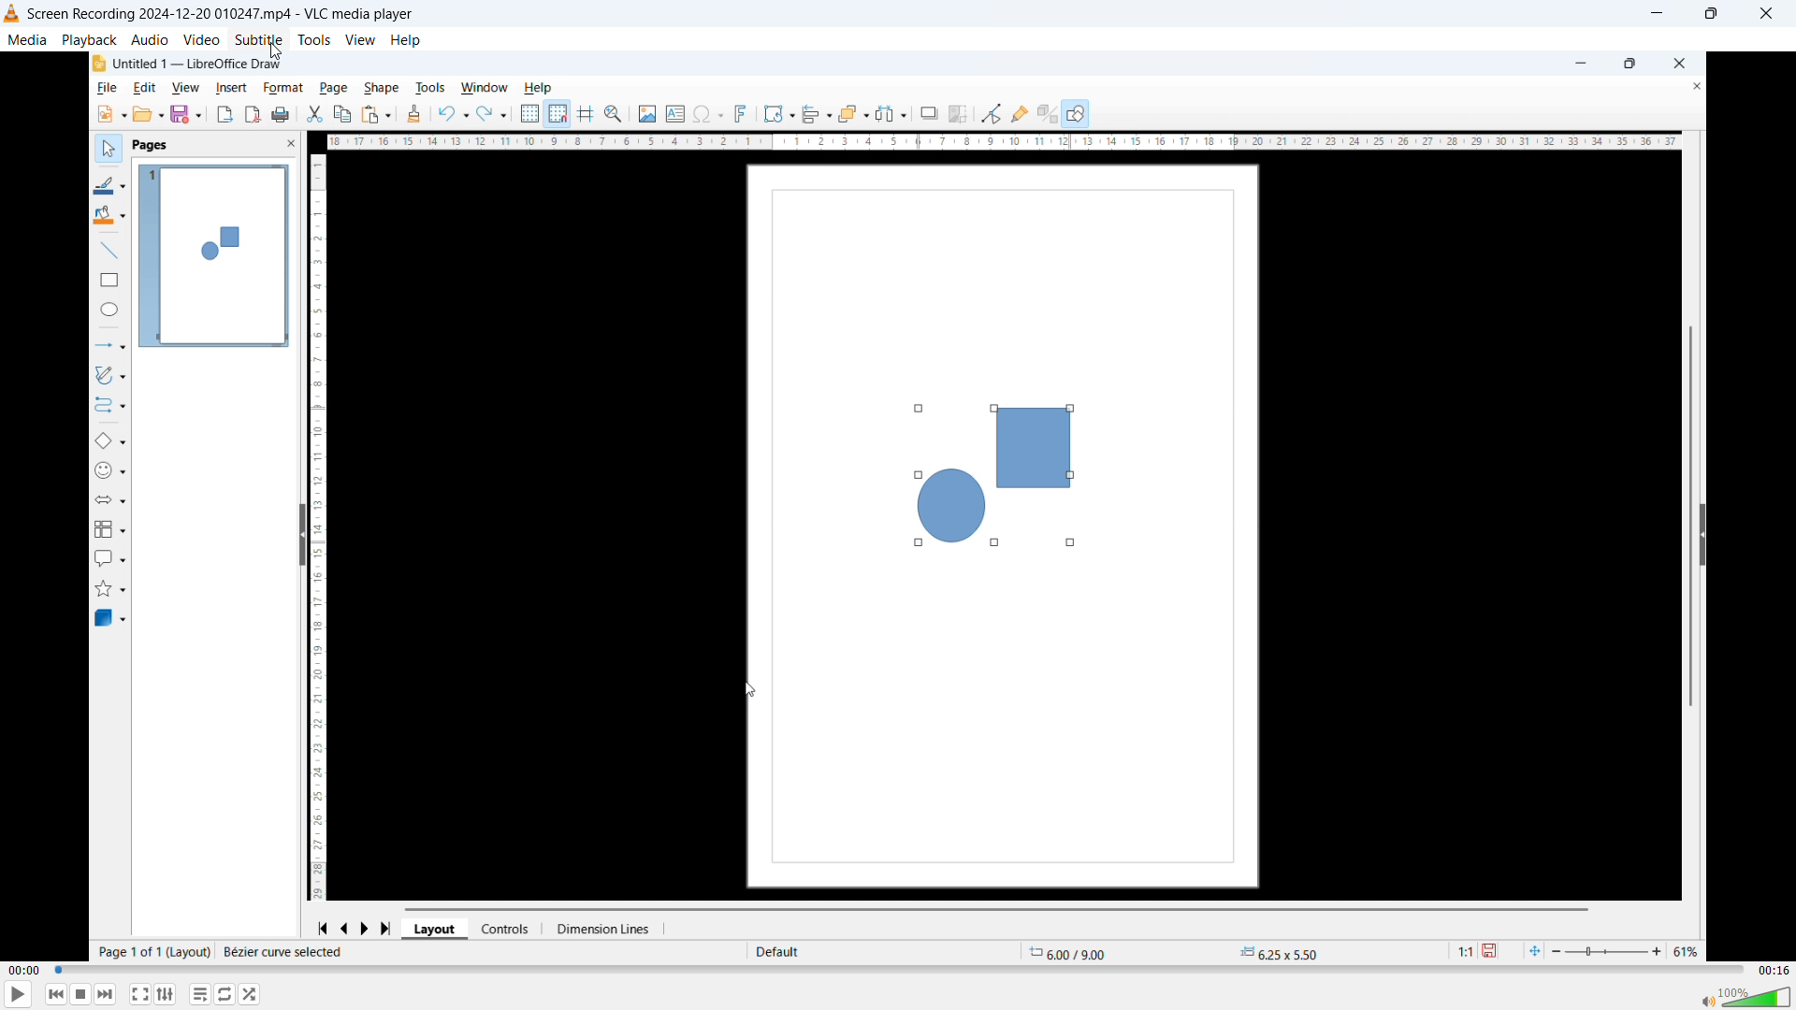 The height and width of the screenshot is (1010, 1796). I want to click on shapes, so click(988, 474).